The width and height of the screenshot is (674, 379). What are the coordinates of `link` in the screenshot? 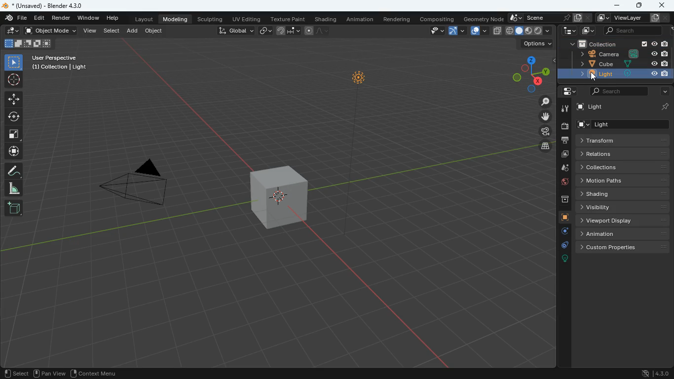 It's located at (266, 31).